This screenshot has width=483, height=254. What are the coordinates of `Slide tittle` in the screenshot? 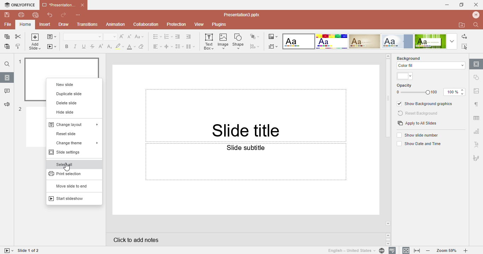 It's located at (246, 104).